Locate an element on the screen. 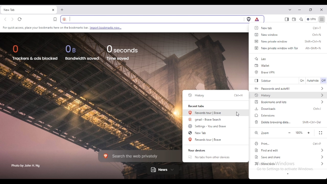  new tab is located at coordinates (62, 10).